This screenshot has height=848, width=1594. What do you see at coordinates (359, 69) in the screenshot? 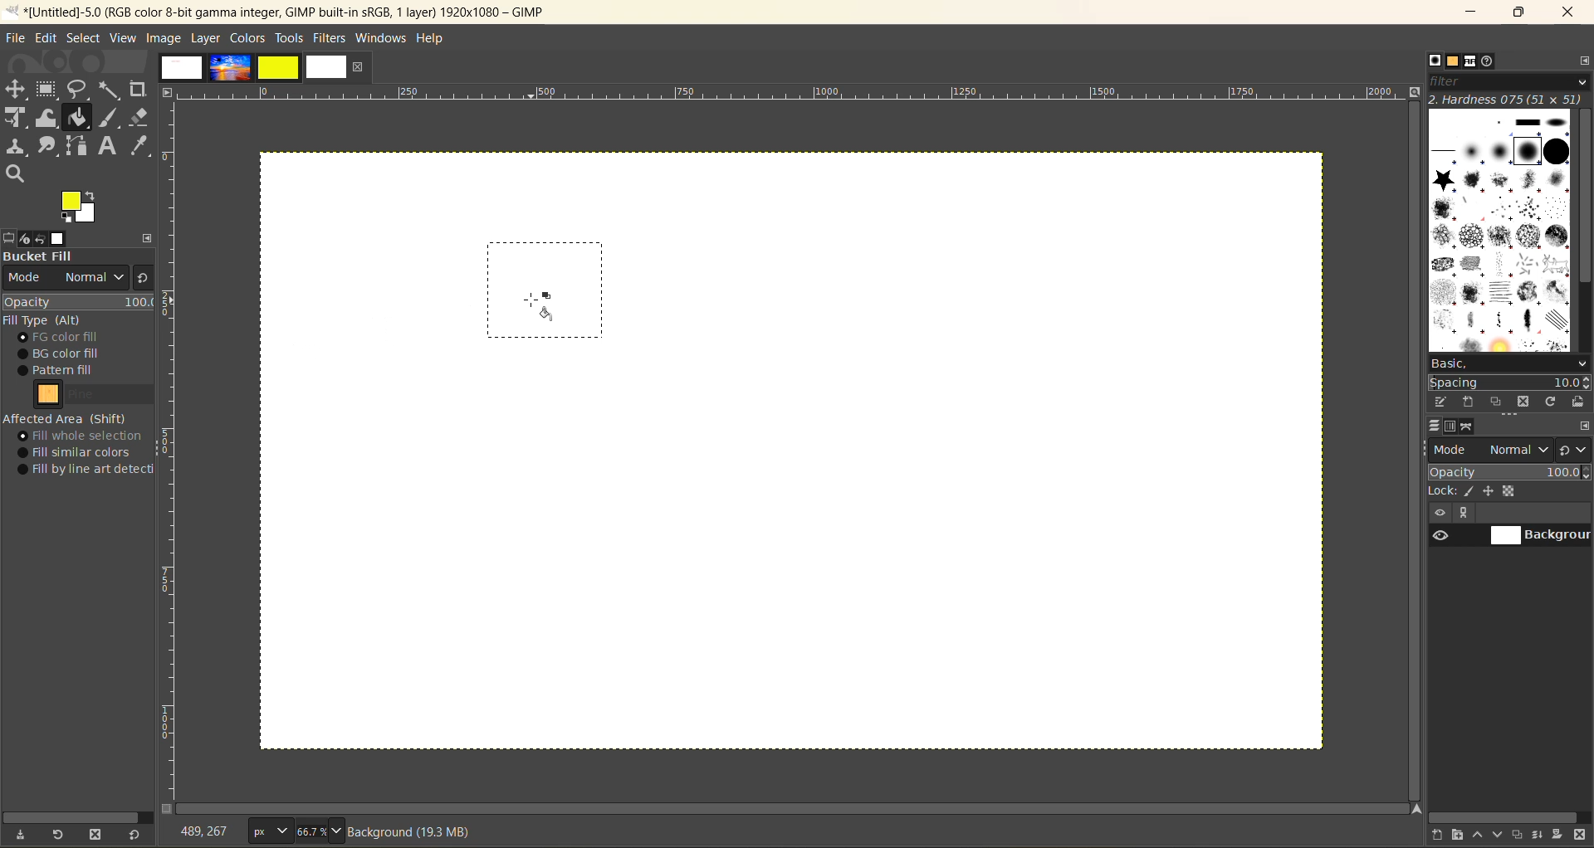
I see `close` at bounding box center [359, 69].